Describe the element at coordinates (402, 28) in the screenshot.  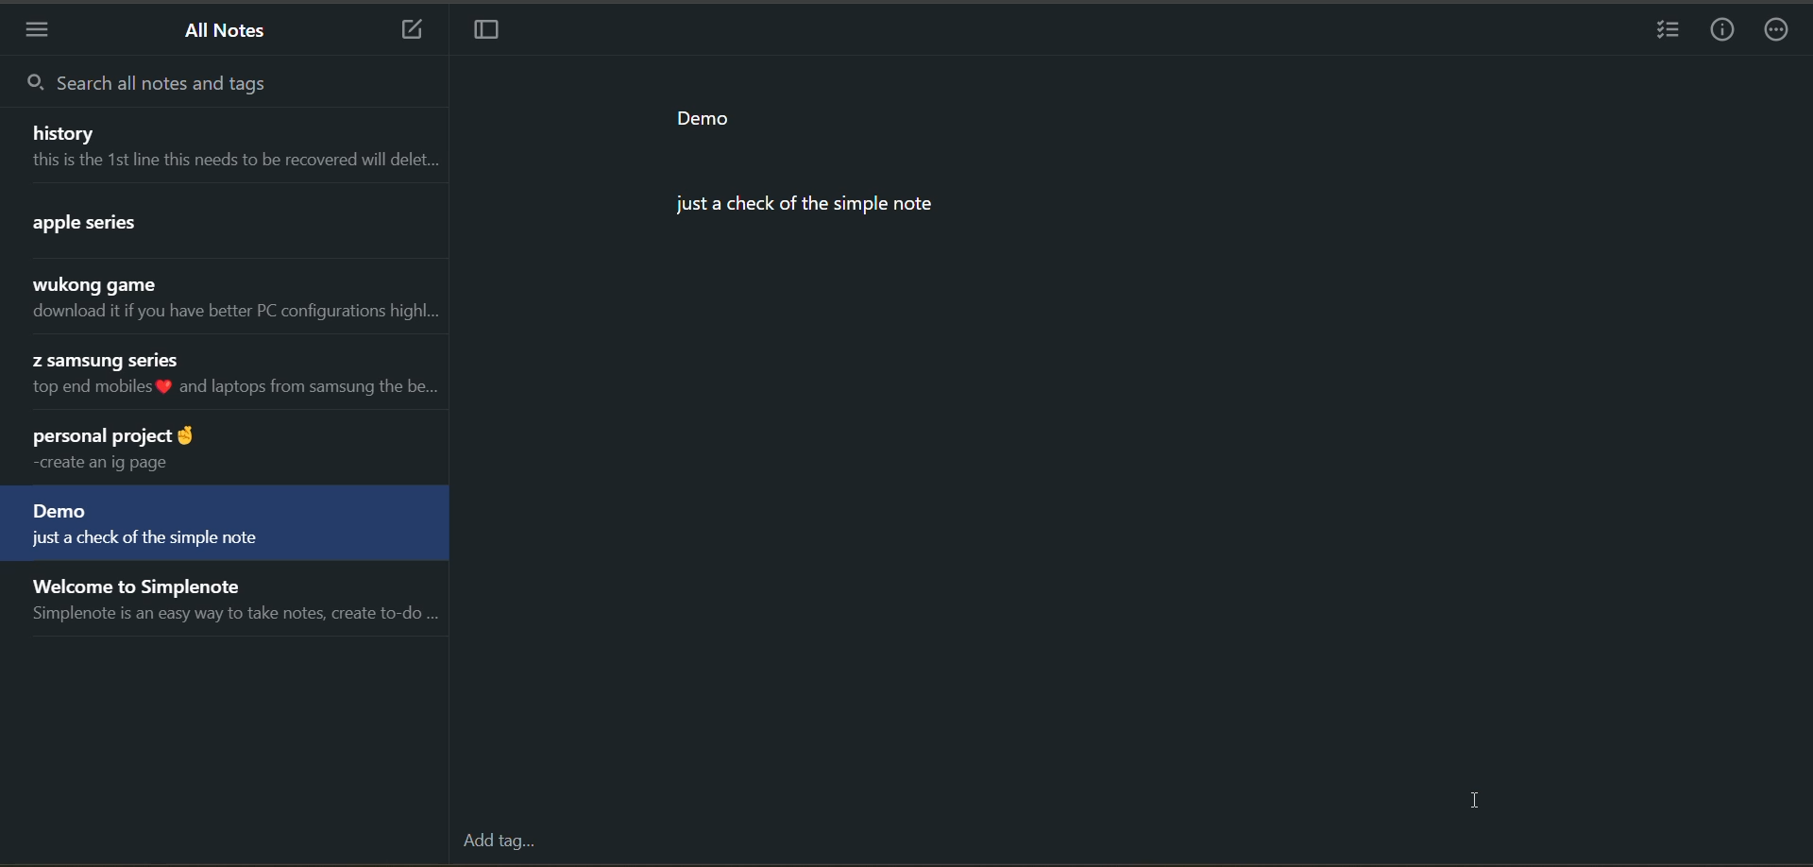
I see `new note` at that location.